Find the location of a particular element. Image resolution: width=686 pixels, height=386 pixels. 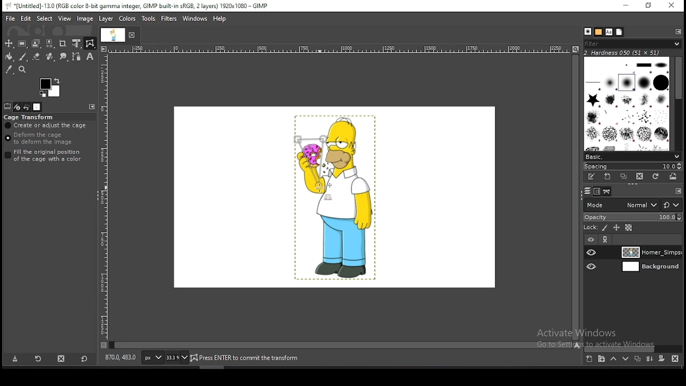

reset is located at coordinates (84, 360).